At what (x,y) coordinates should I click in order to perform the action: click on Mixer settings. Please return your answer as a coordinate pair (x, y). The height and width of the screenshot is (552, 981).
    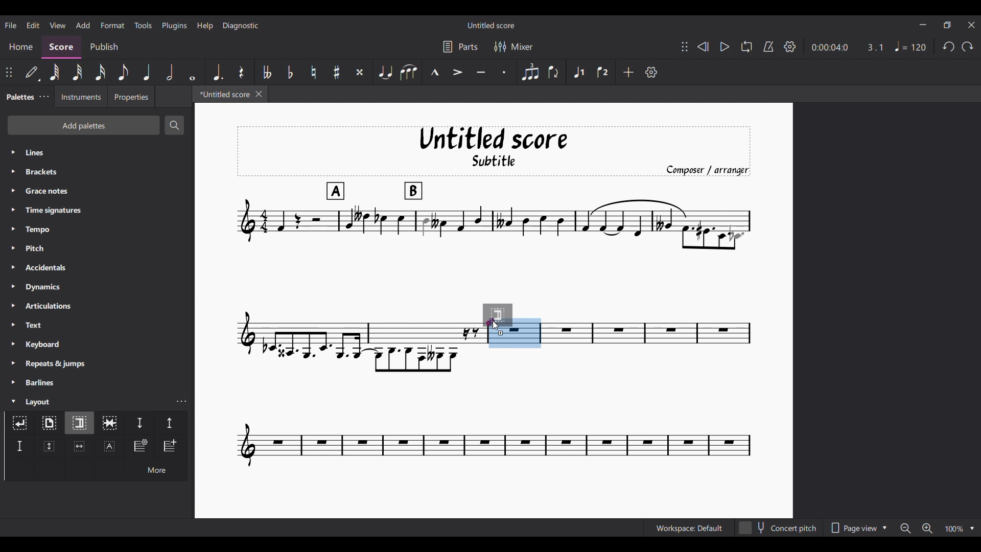
    Looking at the image, I should click on (513, 47).